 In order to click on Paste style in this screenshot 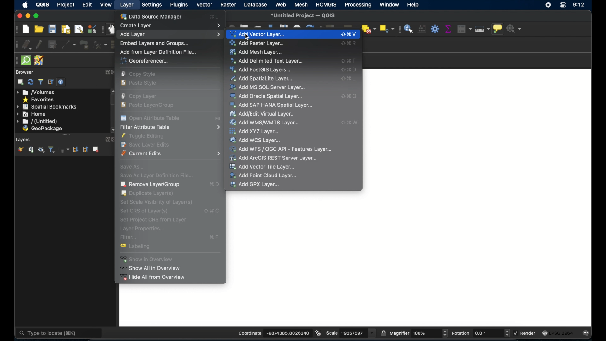, I will do `click(137, 85)`.